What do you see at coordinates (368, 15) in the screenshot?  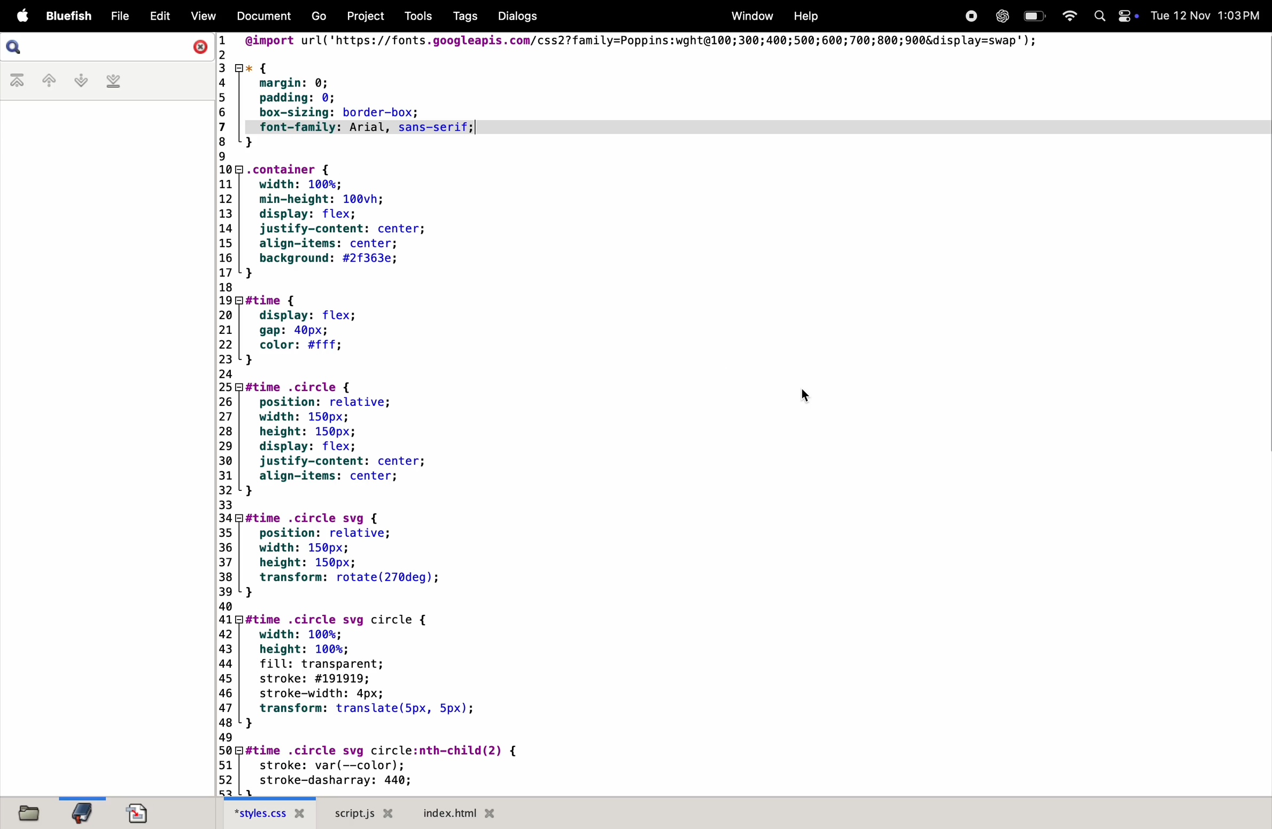 I see `Project` at bounding box center [368, 15].